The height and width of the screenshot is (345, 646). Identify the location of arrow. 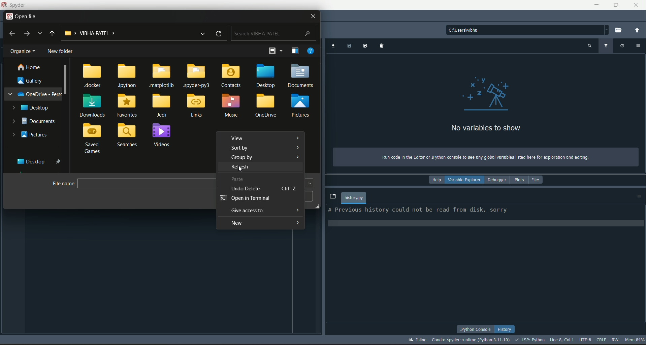
(298, 222).